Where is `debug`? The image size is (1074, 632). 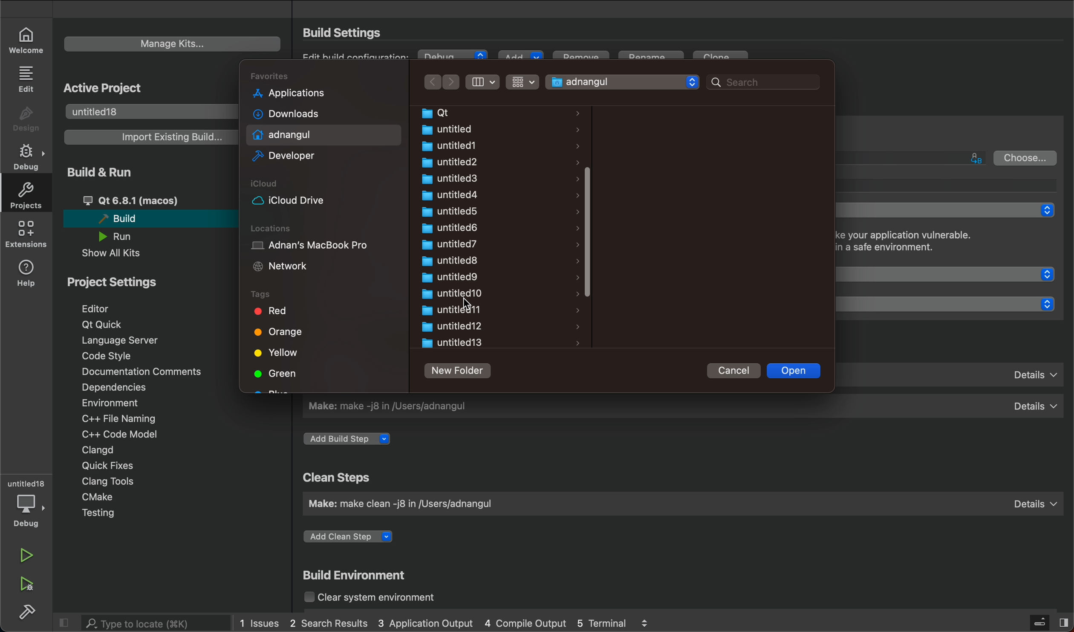
debug is located at coordinates (27, 511).